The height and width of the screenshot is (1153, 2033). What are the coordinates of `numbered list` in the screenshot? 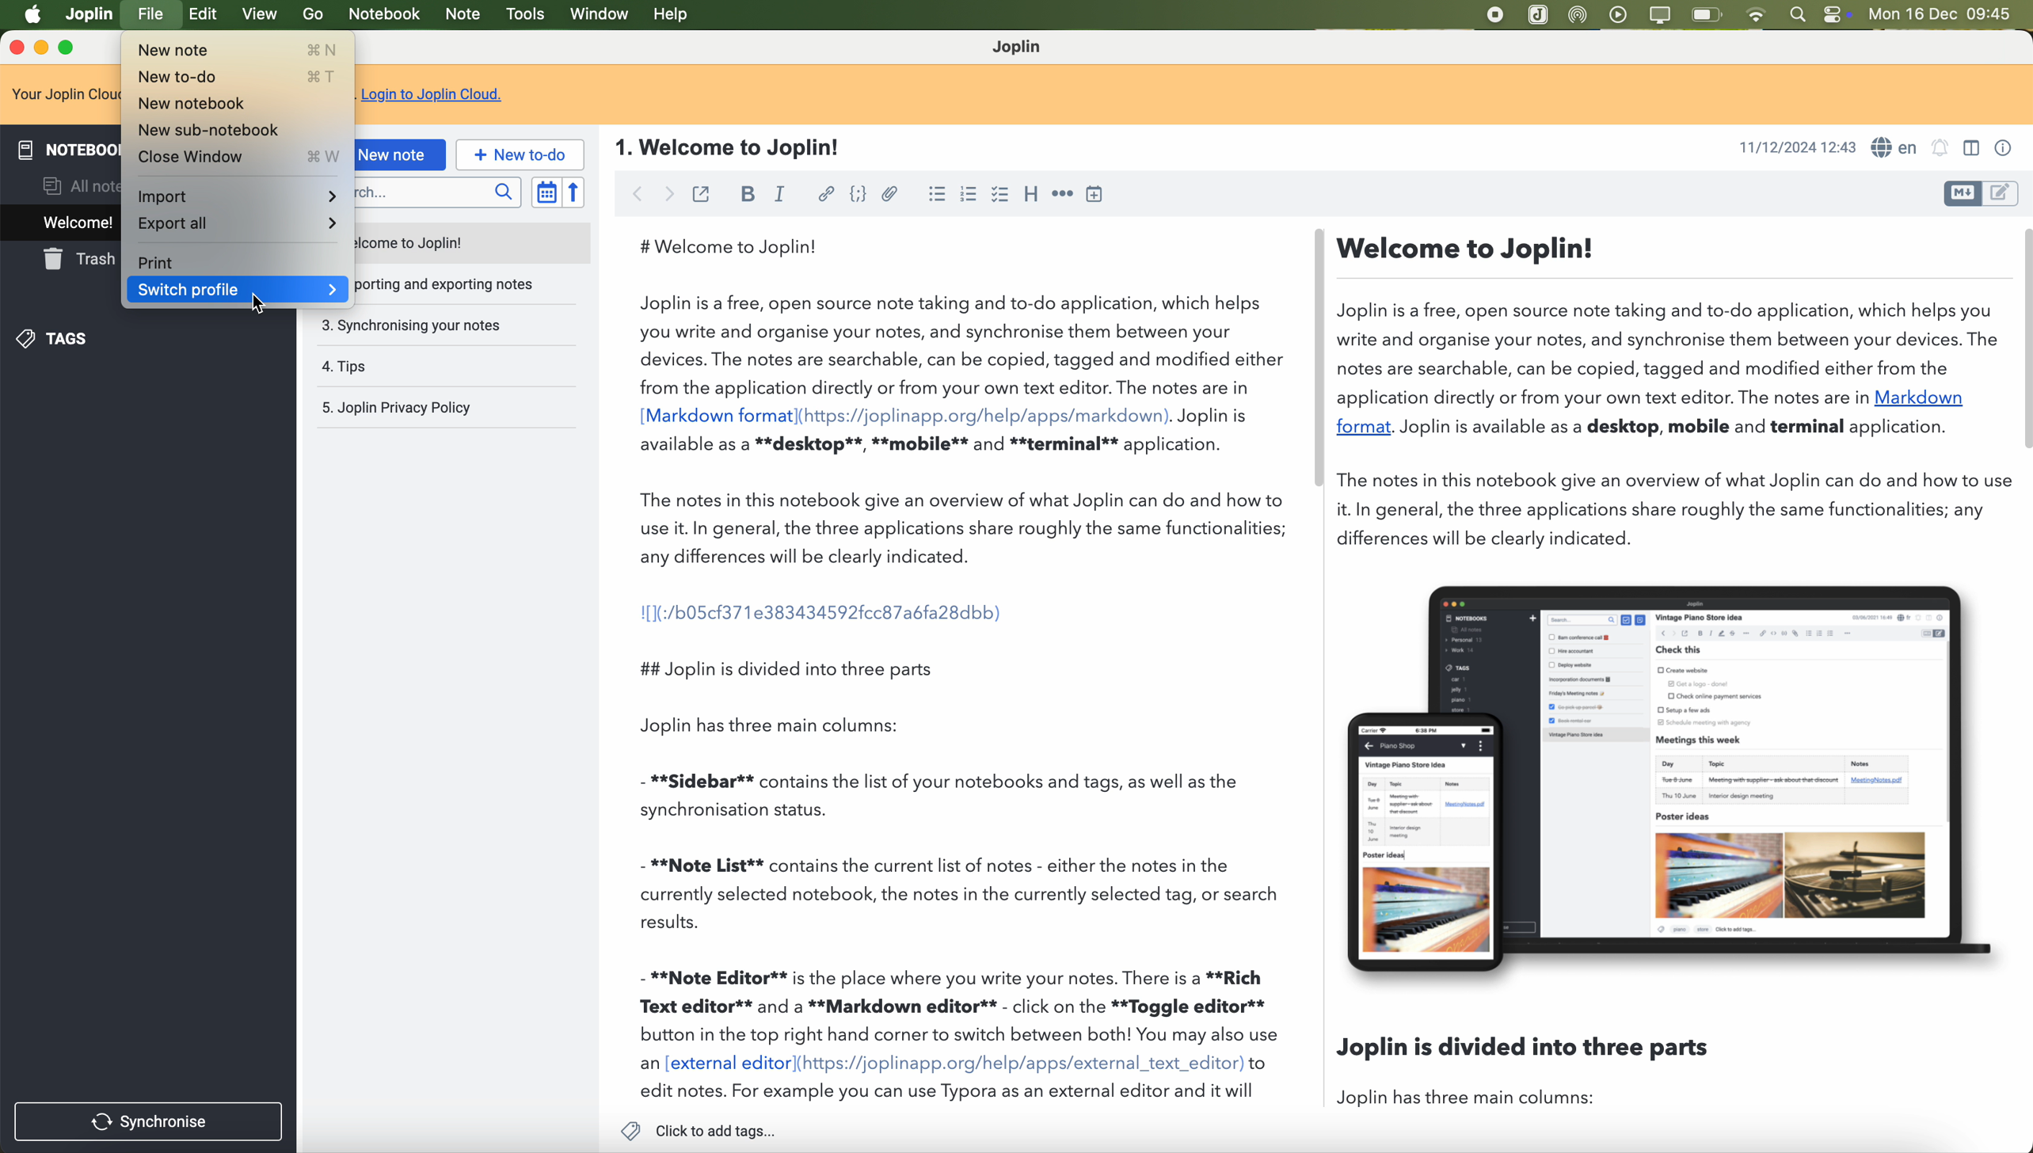 It's located at (971, 196).